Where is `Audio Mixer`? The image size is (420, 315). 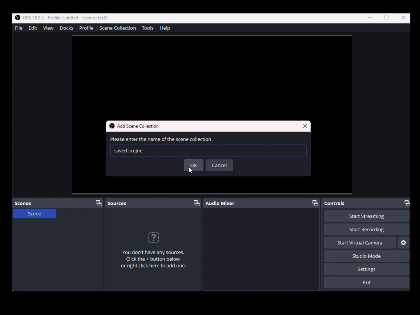
Audio Mixer is located at coordinates (263, 204).